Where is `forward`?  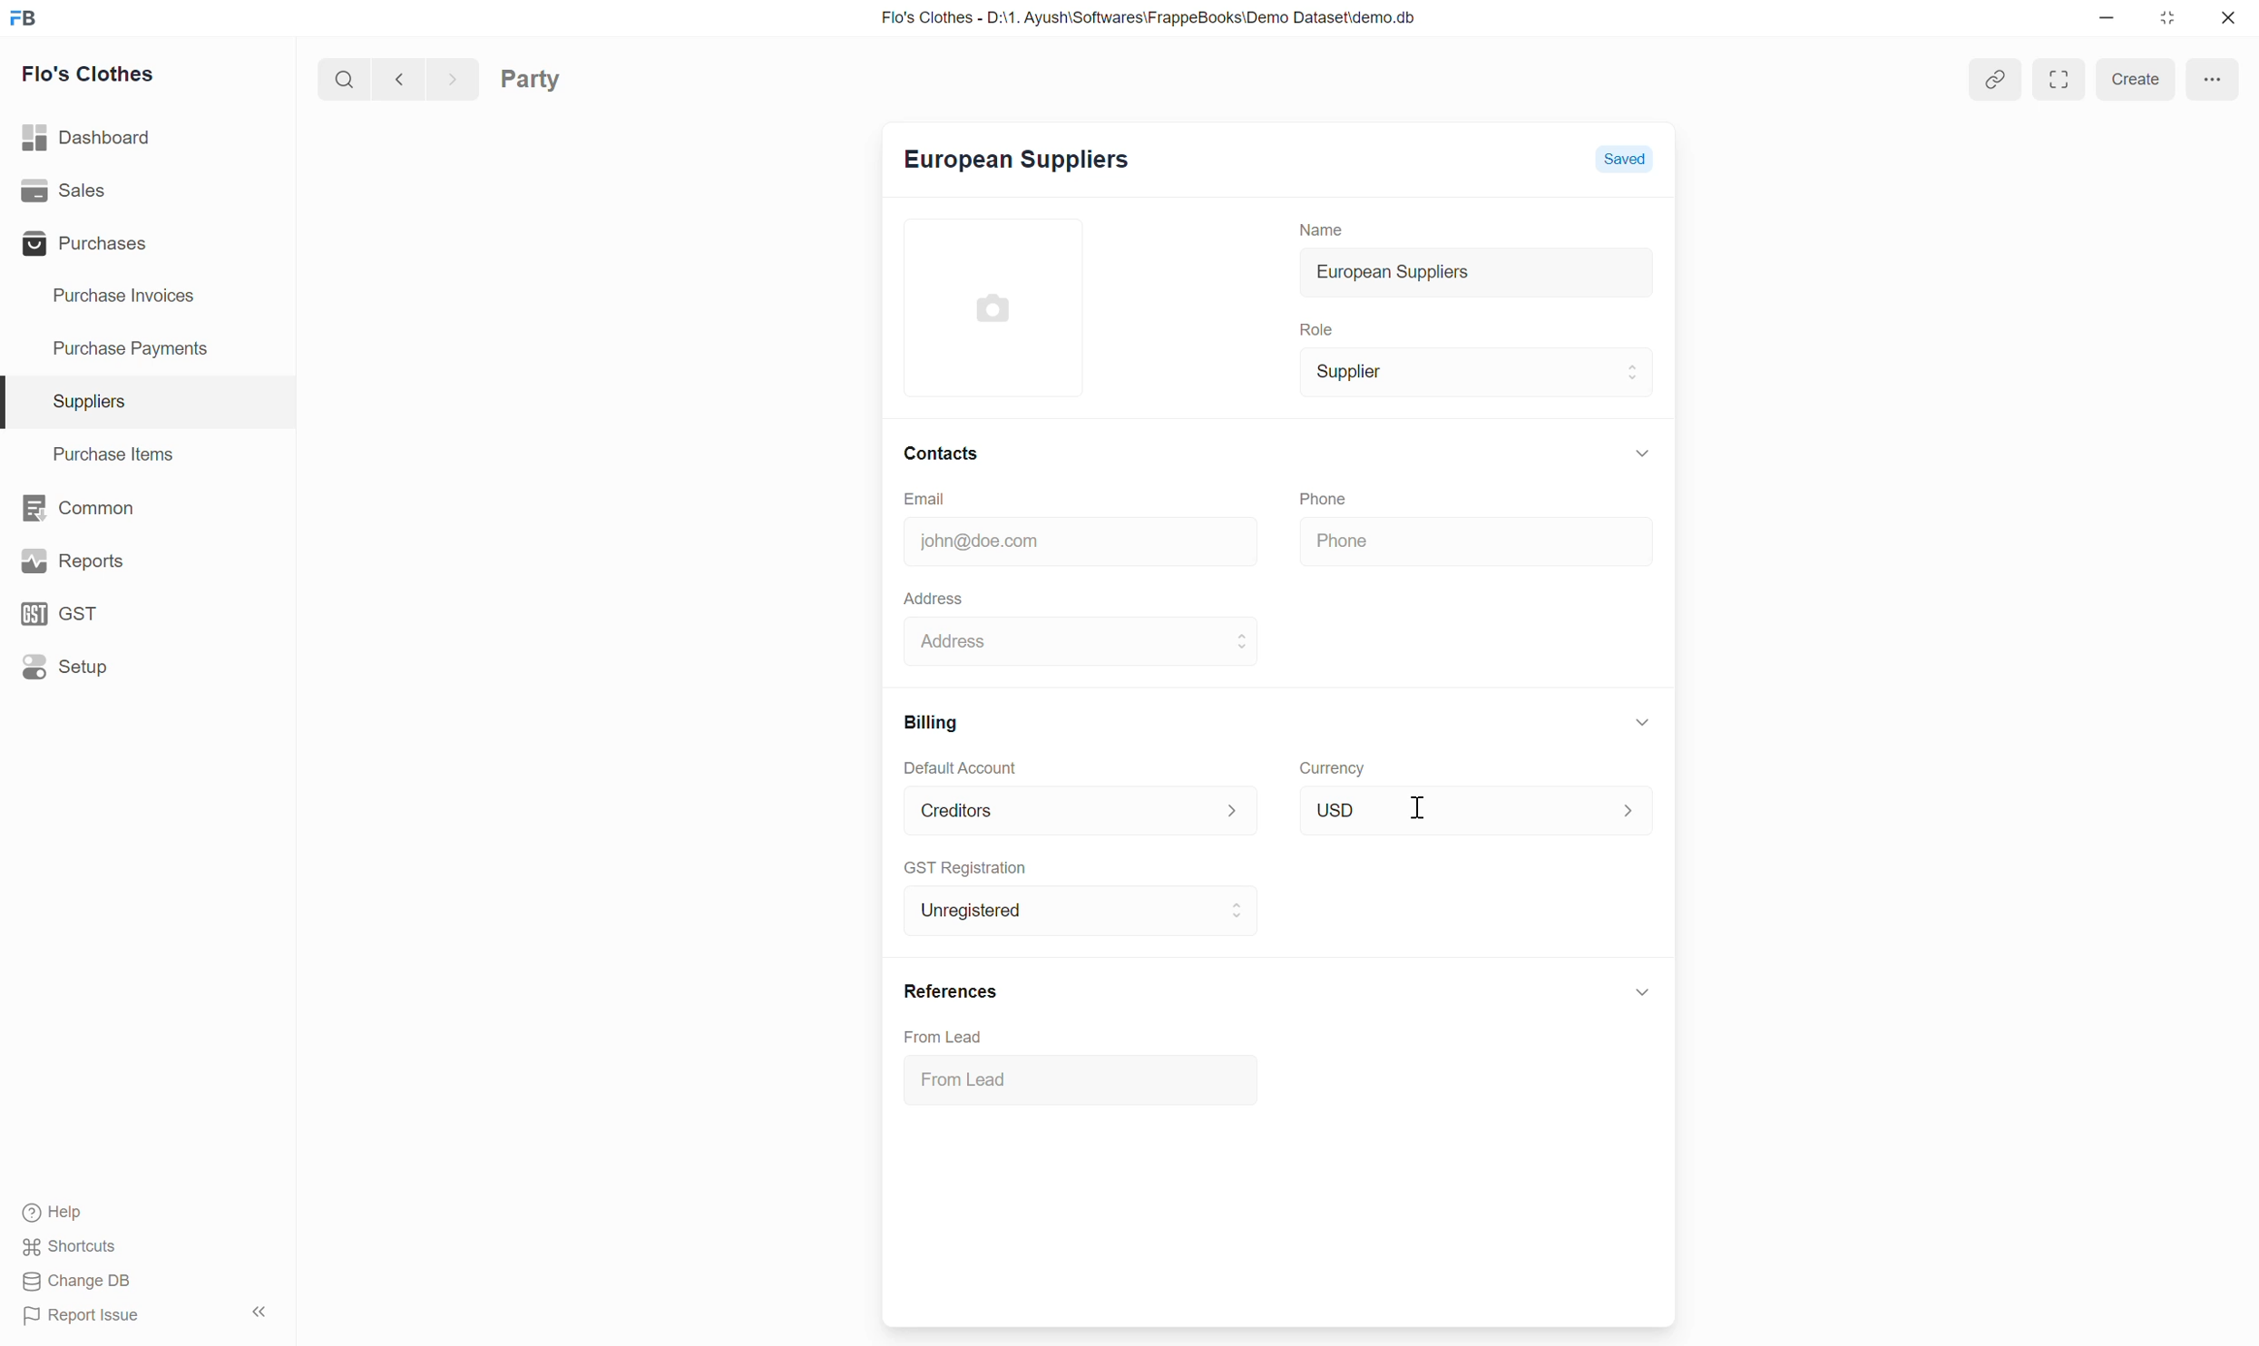
forward is located at coordinates (447, 77).